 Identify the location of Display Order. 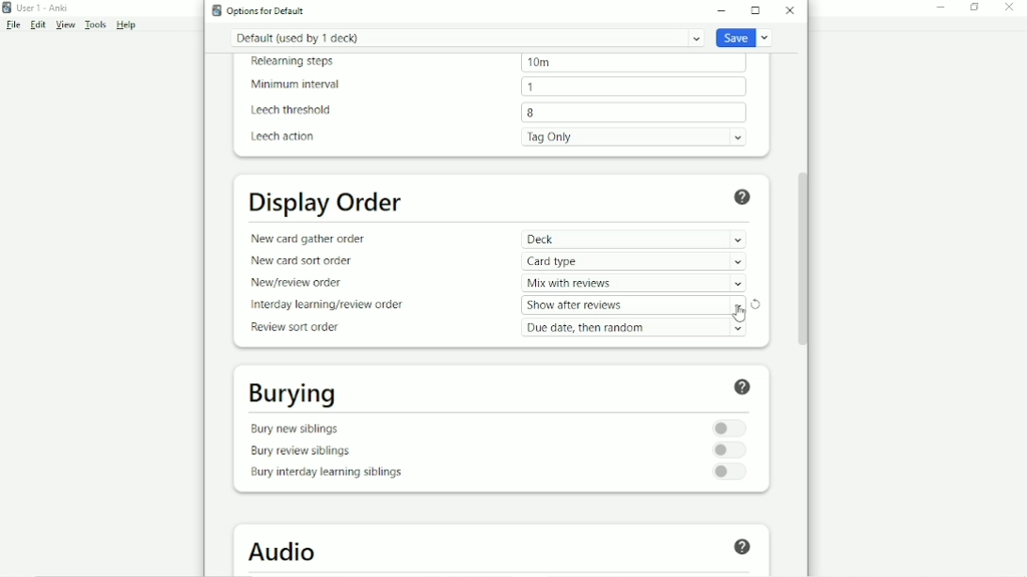
(326, 202).